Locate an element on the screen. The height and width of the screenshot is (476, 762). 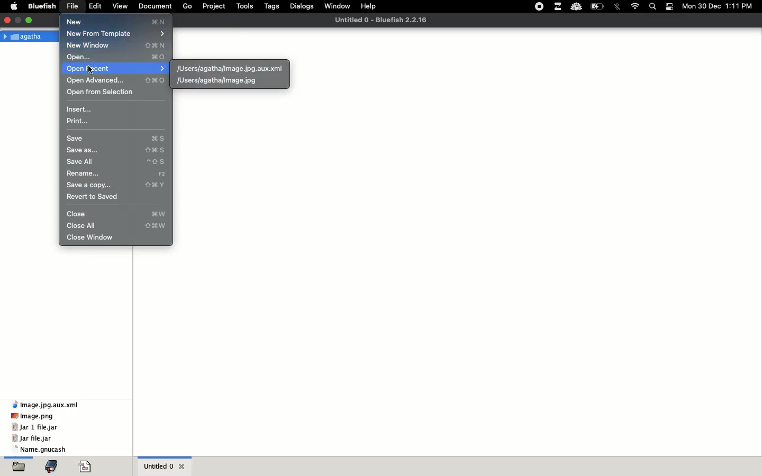
close window is located at coordinates (92, 236).